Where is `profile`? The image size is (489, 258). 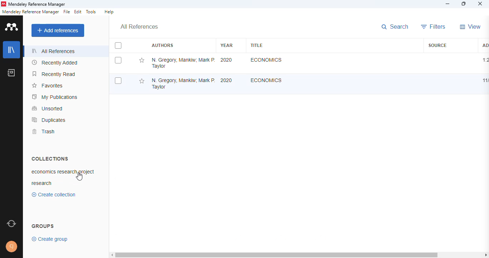 profile is located at coordinates (12, 247).